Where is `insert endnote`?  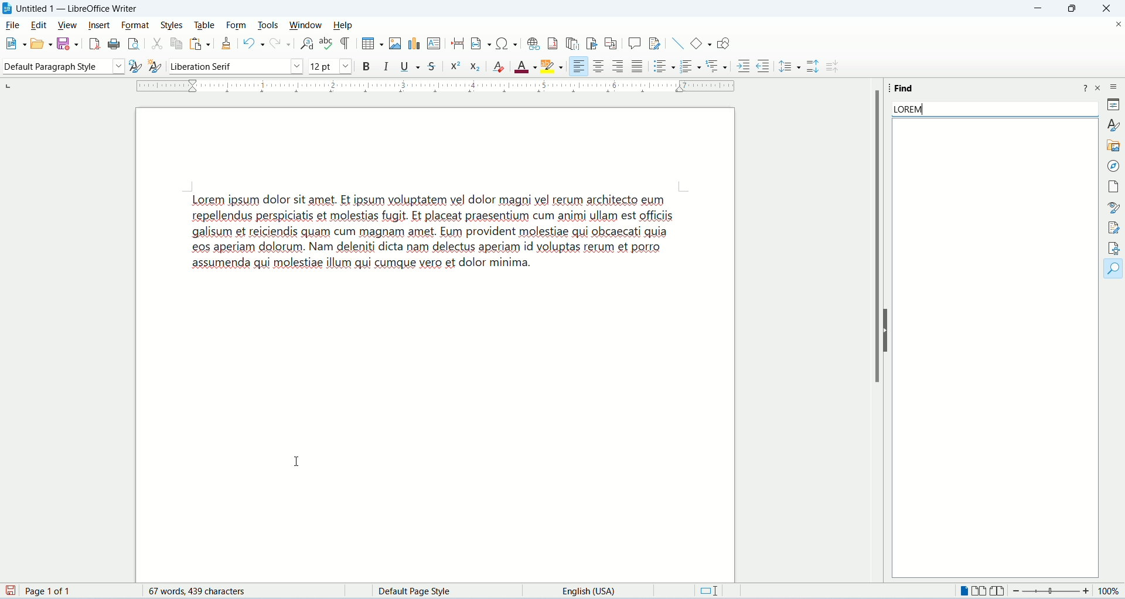 insert endnote is located at coordinates (574, 45).